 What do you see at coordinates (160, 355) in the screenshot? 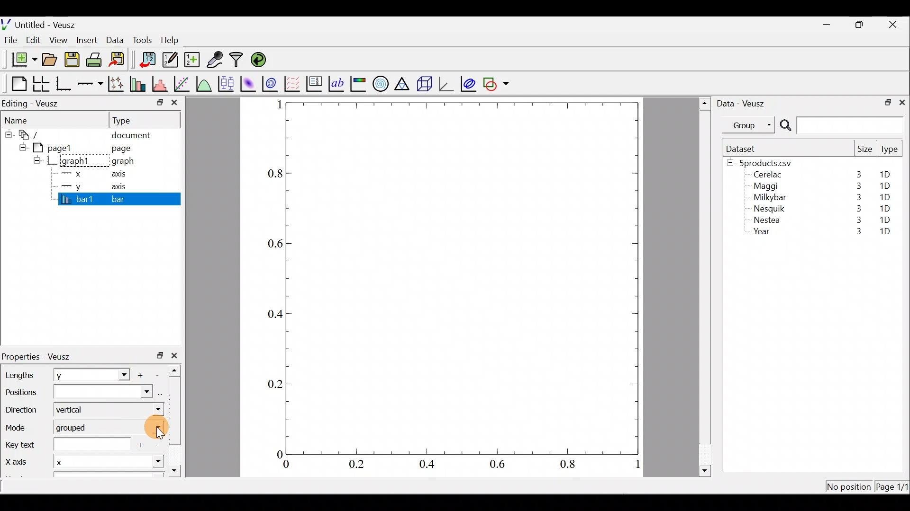
I see `restore down` at bounding box center [160, 355].